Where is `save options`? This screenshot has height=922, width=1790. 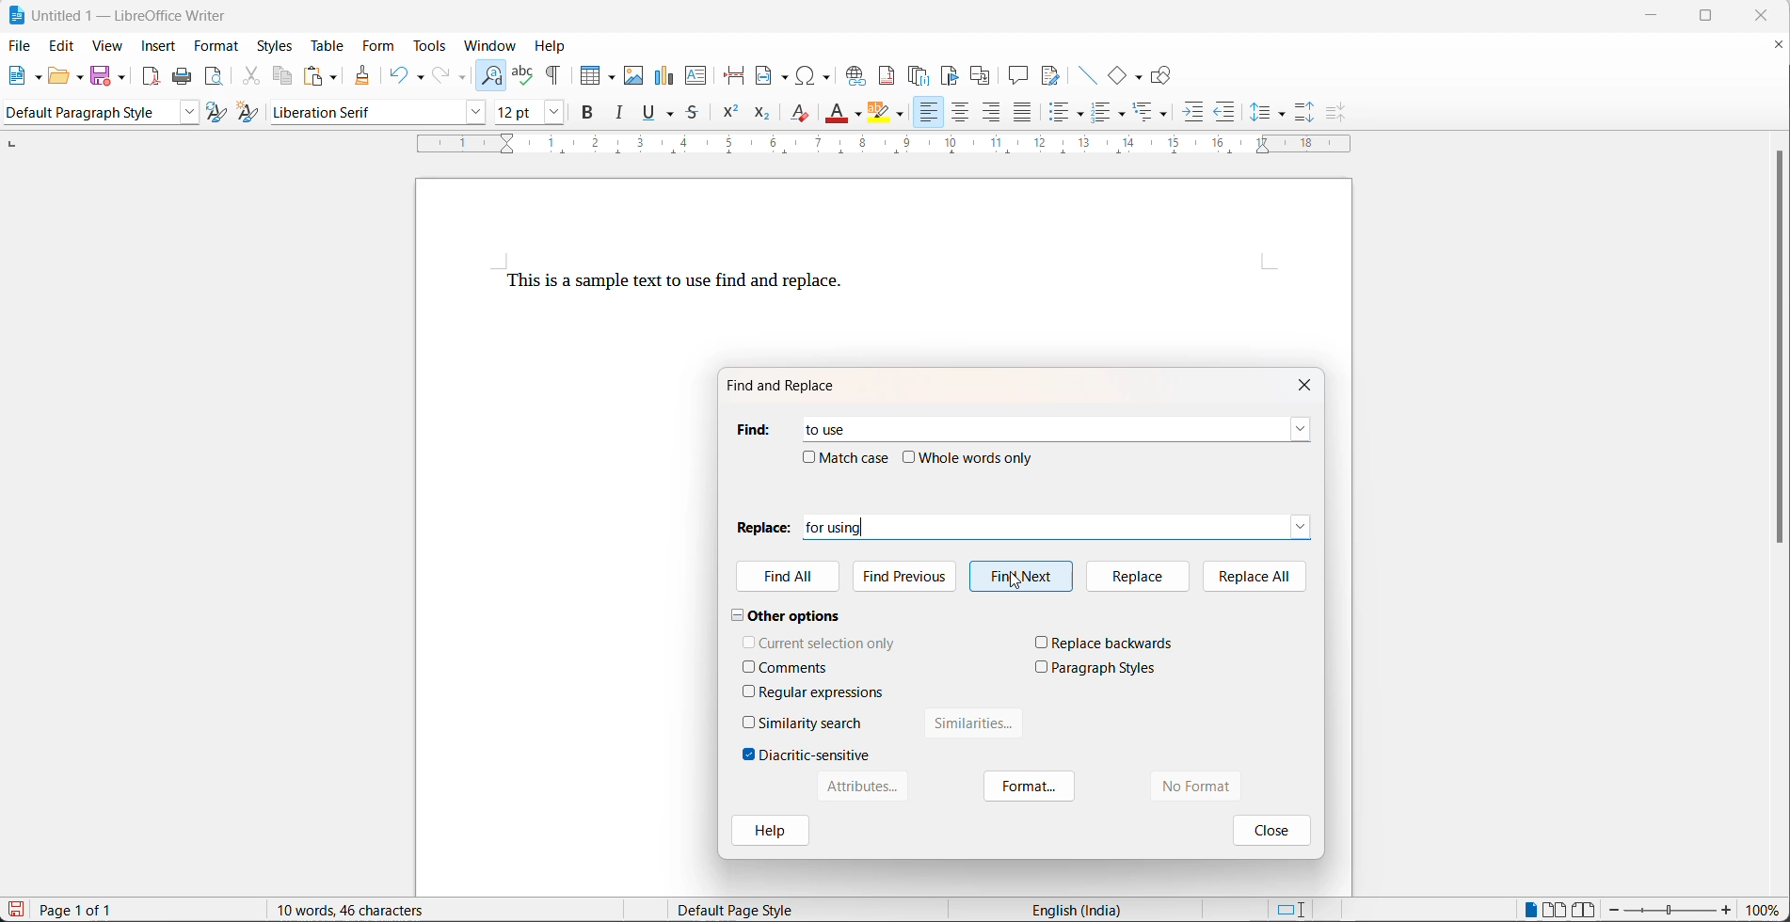 save options is located at coordinates (122, 76).